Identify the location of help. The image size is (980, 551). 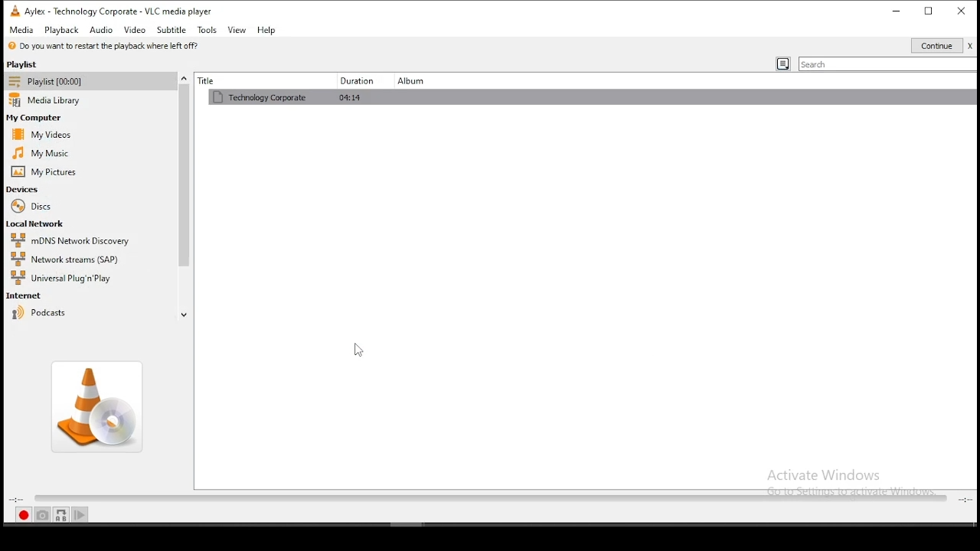
(266, 31).